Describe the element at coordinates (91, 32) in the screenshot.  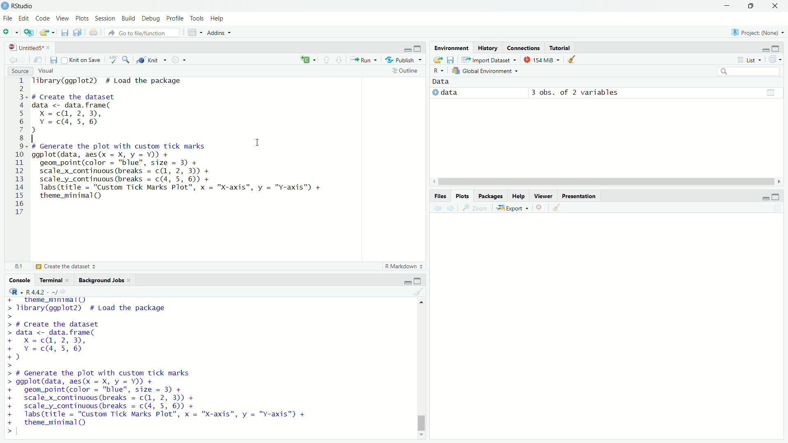
I see `print the current file` at that location.